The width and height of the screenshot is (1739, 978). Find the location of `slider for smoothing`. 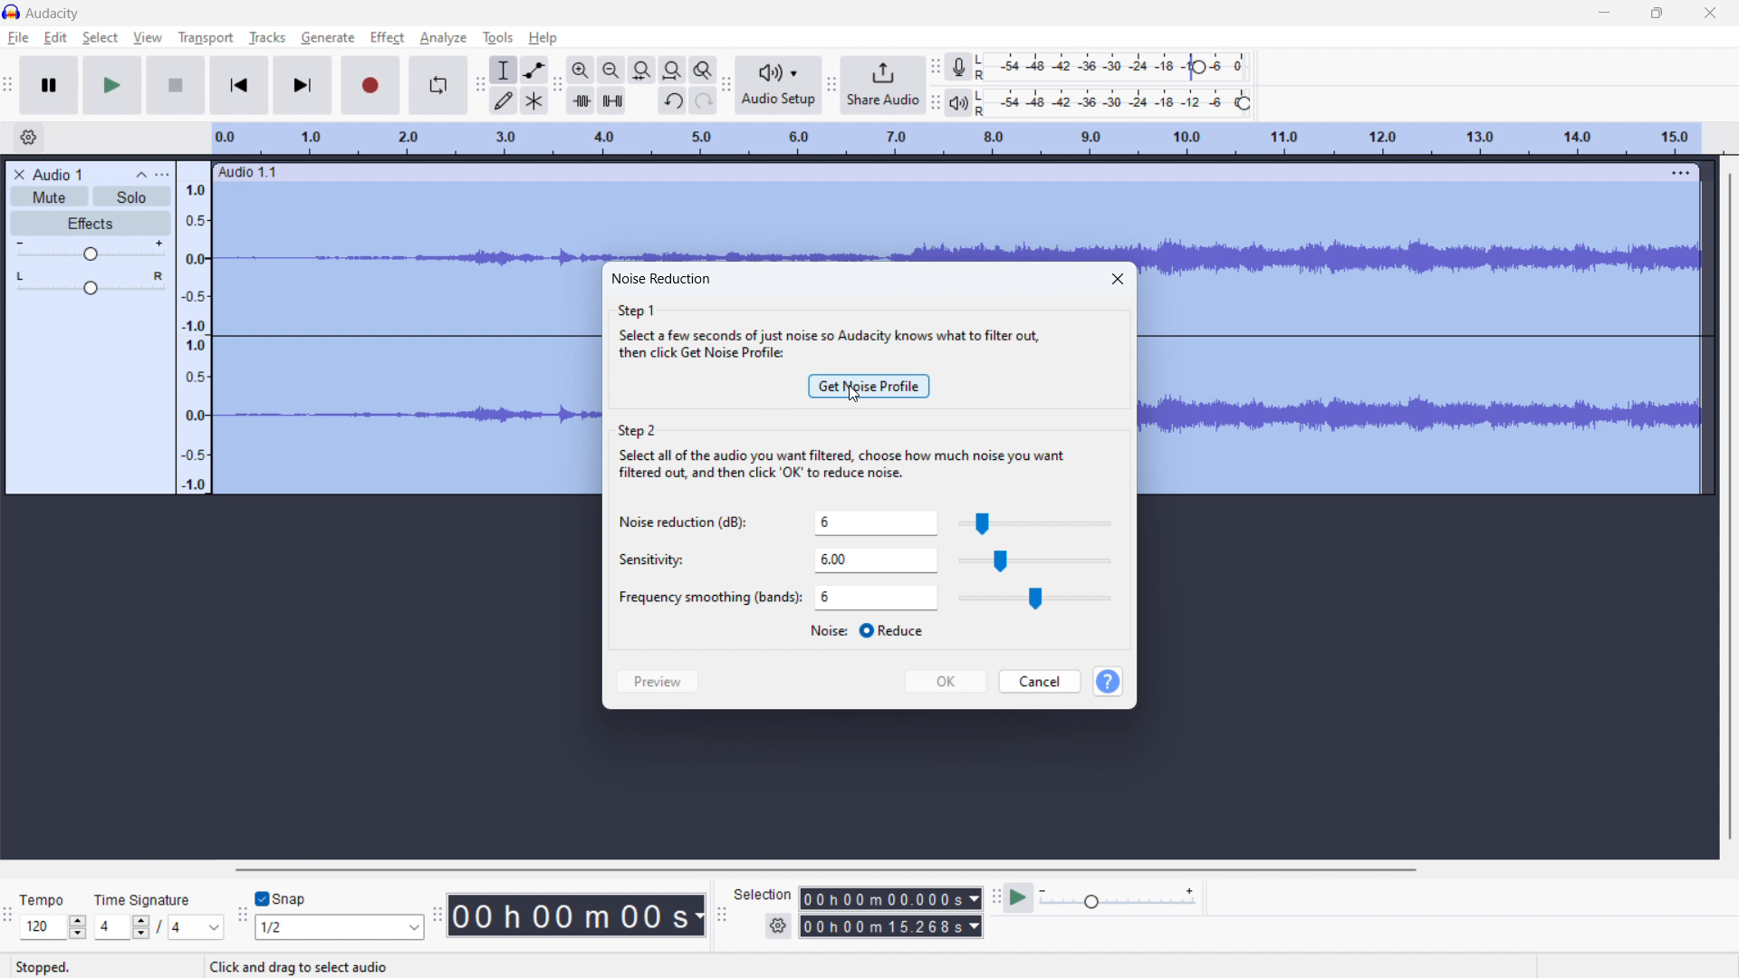

slider for smoothing is located at coordinates (1036, 599).